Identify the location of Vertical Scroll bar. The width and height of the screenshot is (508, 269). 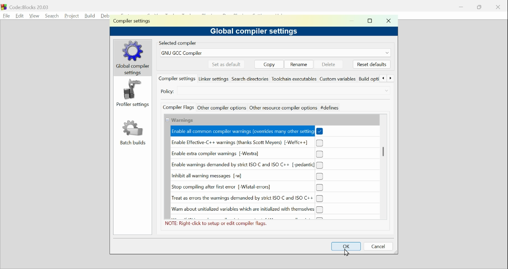
(385, 152).